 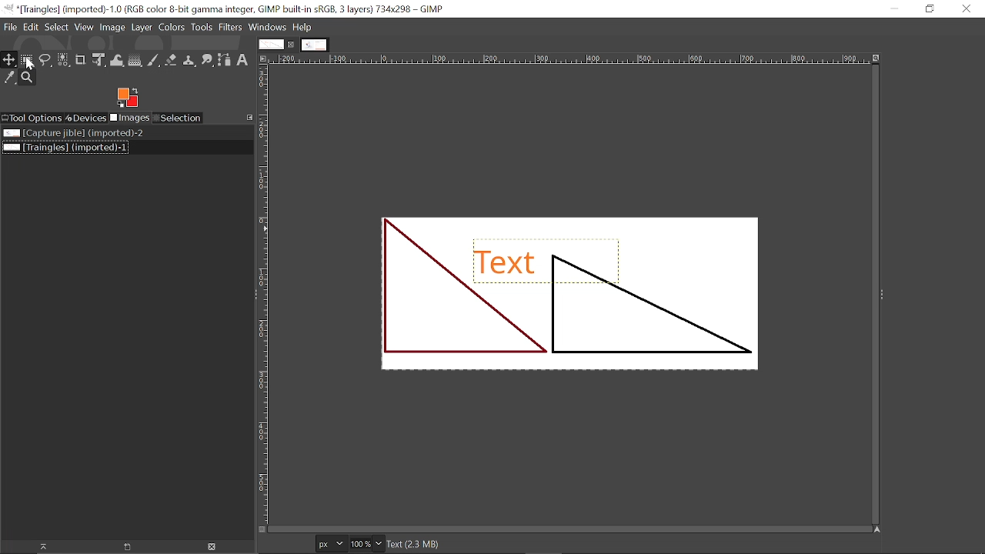 I want to click on Imges, so click(x=129, y=118).